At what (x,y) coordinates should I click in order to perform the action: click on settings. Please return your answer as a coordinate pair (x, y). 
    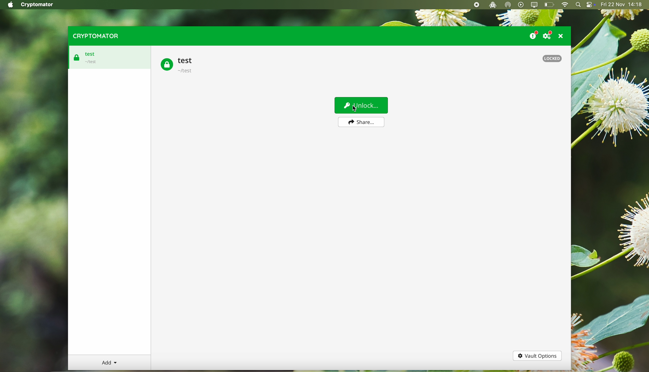
    Looking at the image, I should click on (549, 35).